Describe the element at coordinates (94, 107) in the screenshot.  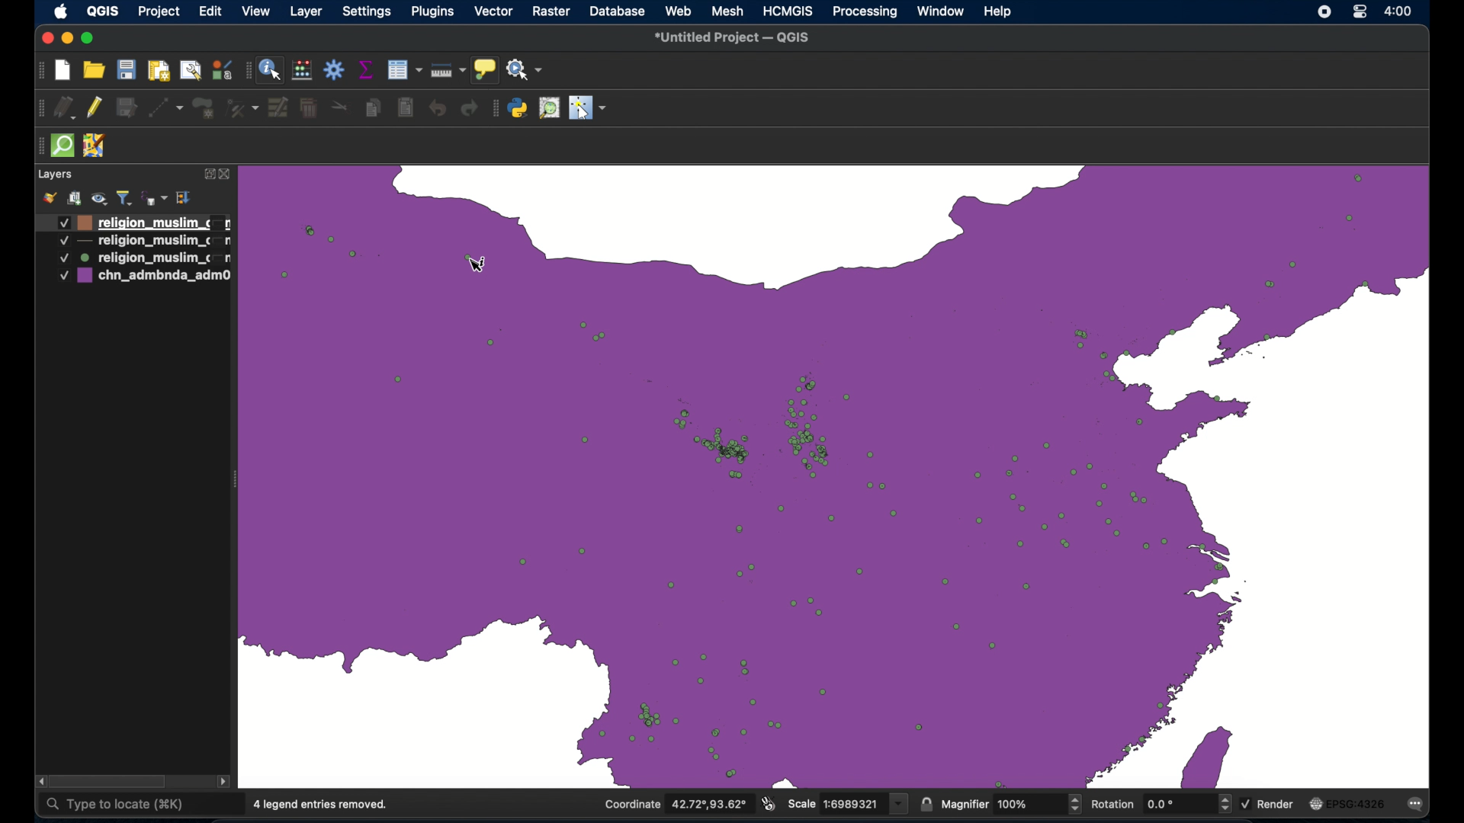
I see `toggle edits` at that location.